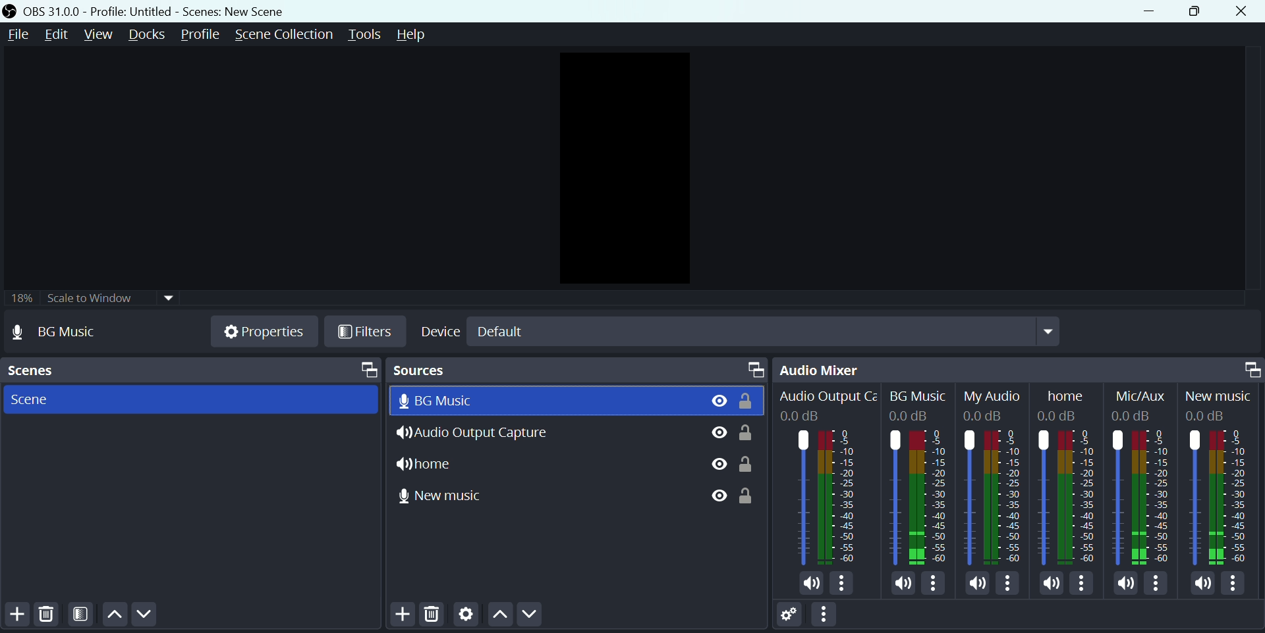  What do you see at coordinates (371, 34) in the screenshot?
I see `Tools` at bounding box center [371, 34].